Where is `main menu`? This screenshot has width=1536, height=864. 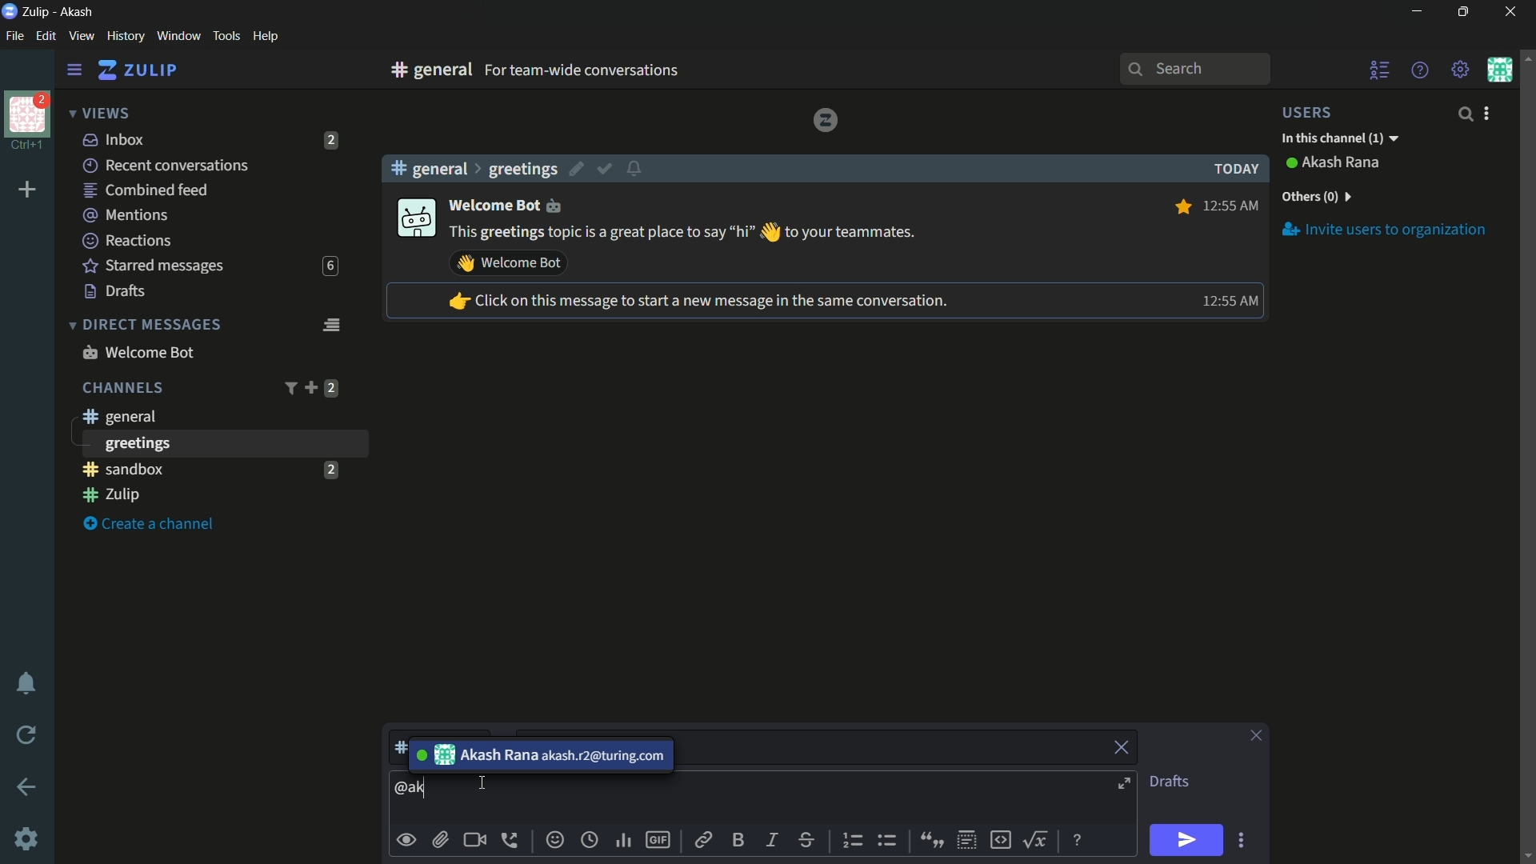 main menu is located at coordinates (1461, 70).